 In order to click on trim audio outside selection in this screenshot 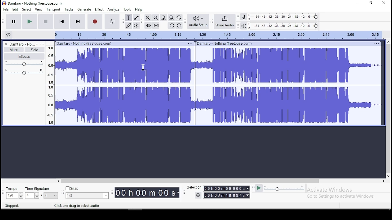, I will do `click(148, 25)`.